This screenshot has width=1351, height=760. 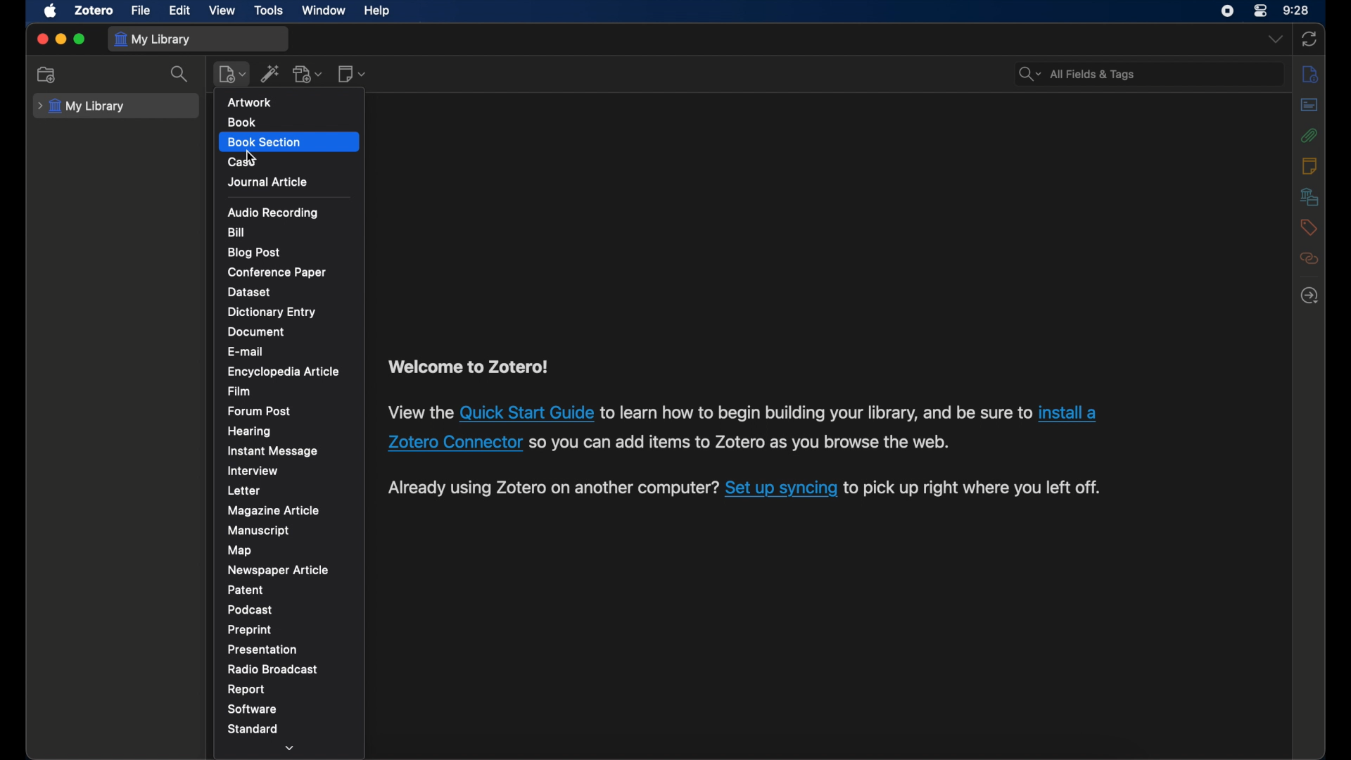 What do you see at coordinates (253, 471) in the screenshot?
I see `interview` at bounding box center [253, 471].